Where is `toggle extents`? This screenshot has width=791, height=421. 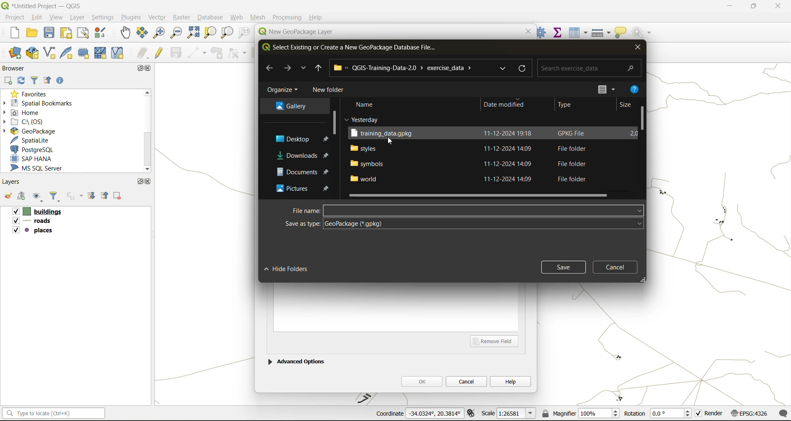
toggle extents is located at coordinates (472, 414).